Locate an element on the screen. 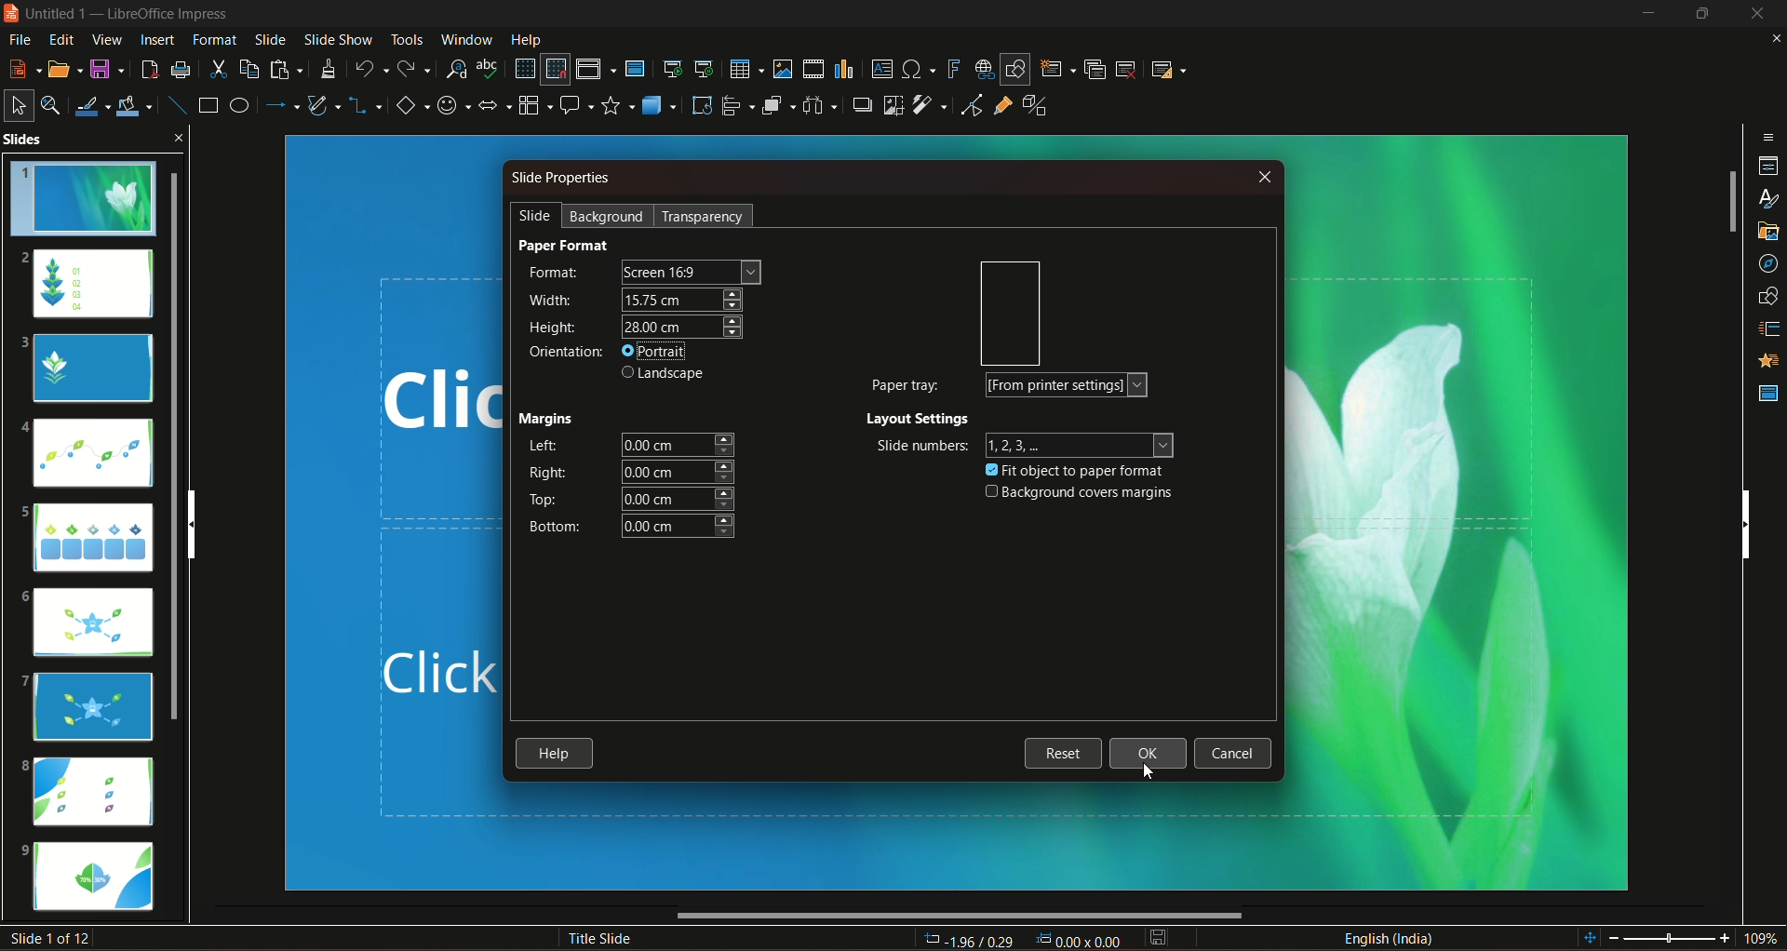 The height and width of the screenshot is (951, 1787). styles is located at coordinates (1765, 198).